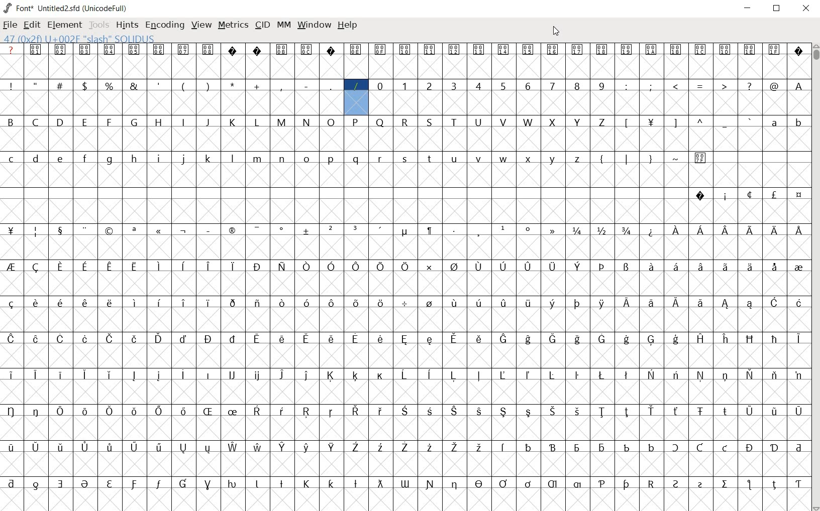  What do you see at coordinates (183, 448) in the screenshot?
I see `glyph` at bounding box center [183, 448].